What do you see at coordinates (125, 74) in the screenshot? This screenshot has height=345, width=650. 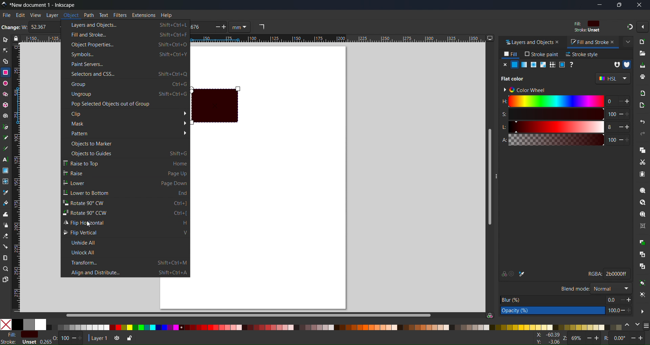 I see `Selectors and CSS` at bounding box center [125, 74].